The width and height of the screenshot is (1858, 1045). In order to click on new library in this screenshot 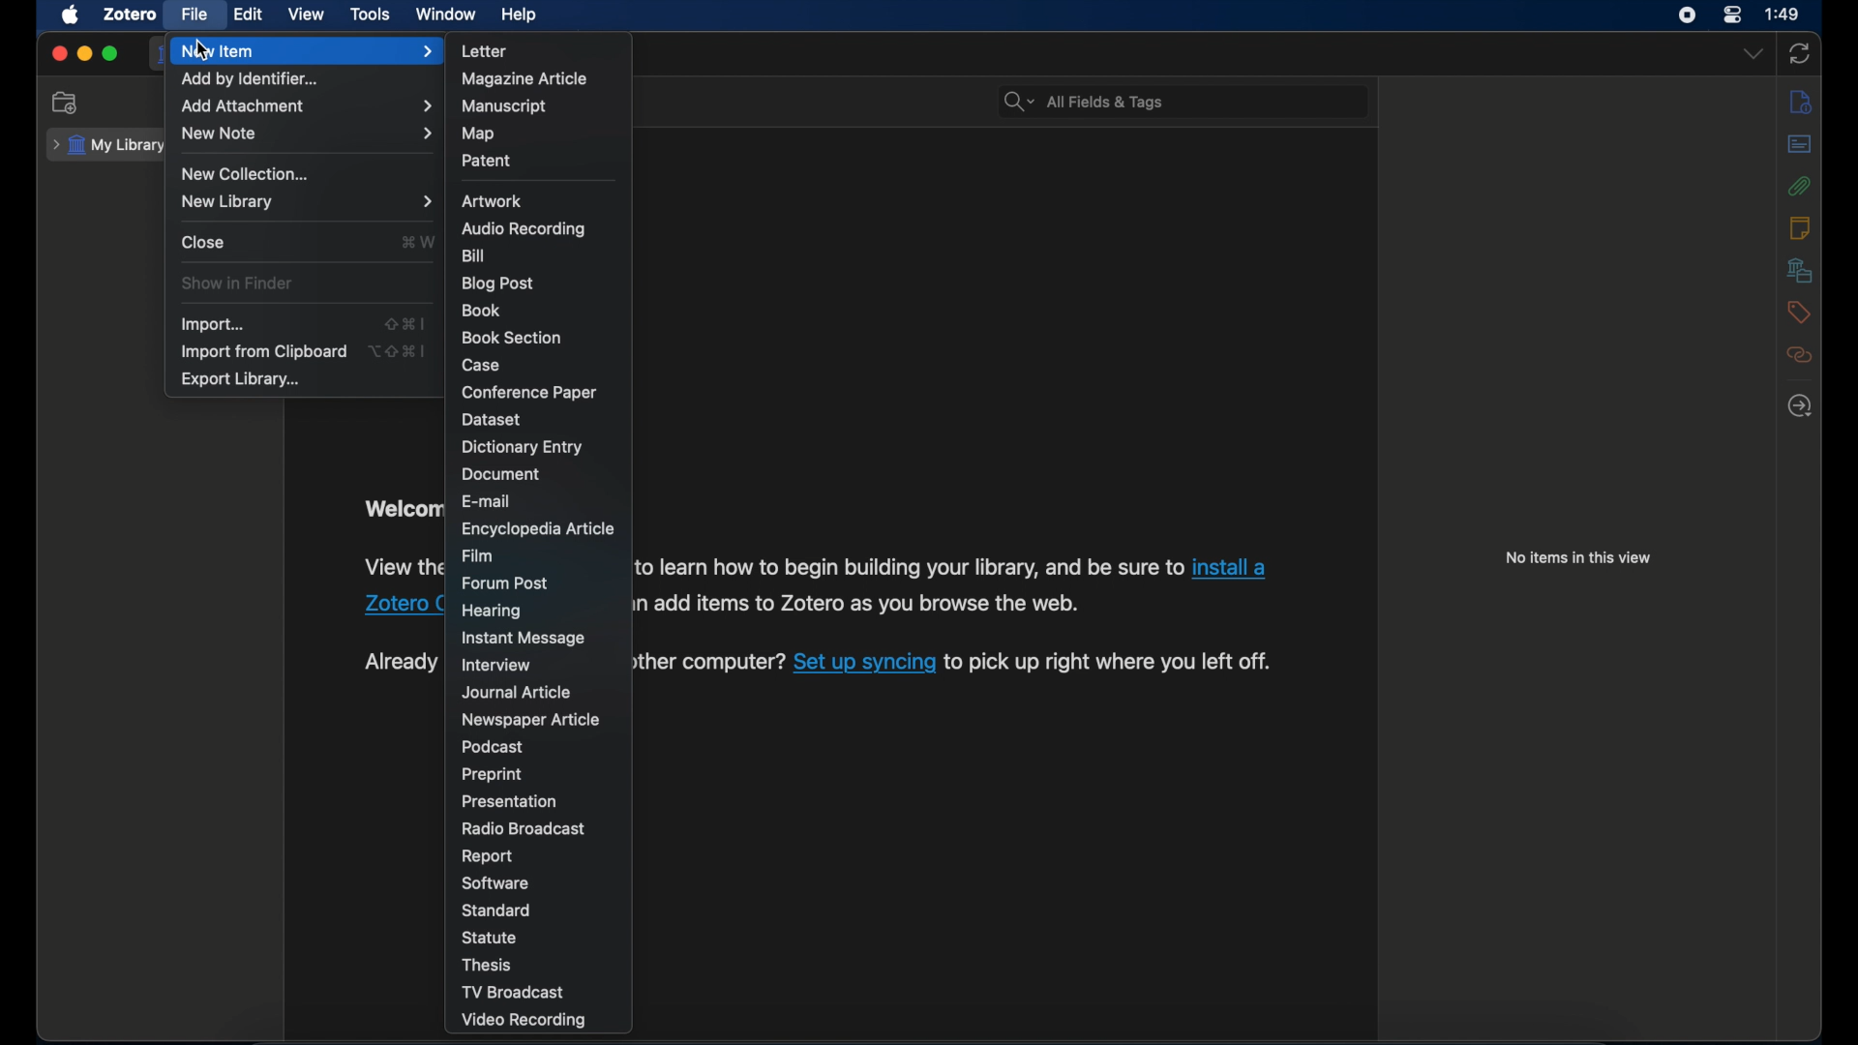, I will do `click(304, 201)`.